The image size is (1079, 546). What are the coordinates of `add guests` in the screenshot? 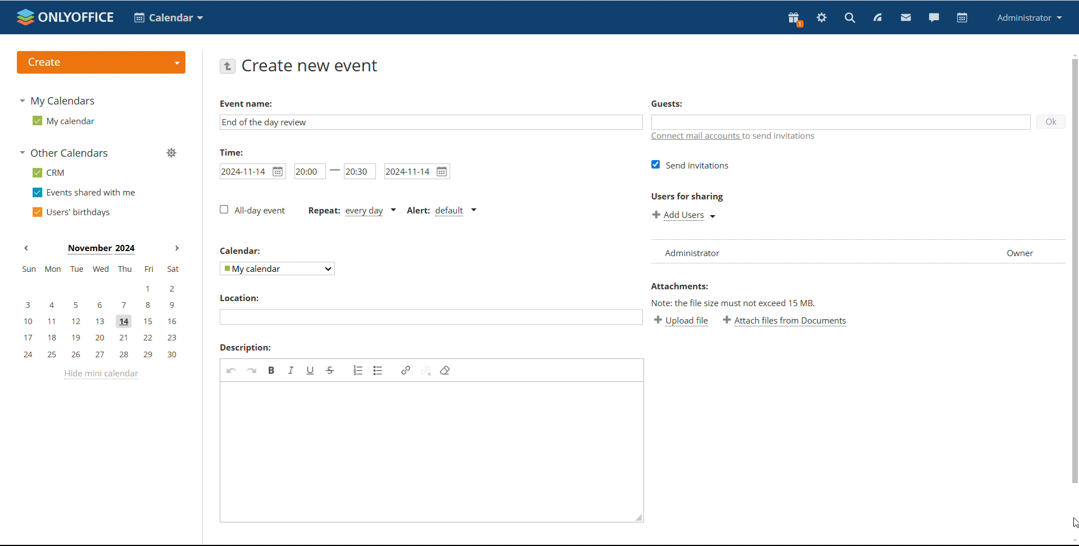 It's located at (839, 121).